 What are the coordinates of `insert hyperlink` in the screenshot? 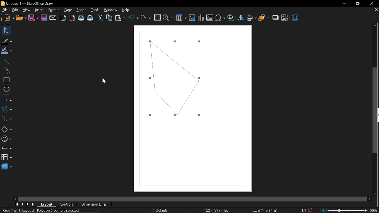 It's located at (232, 17).